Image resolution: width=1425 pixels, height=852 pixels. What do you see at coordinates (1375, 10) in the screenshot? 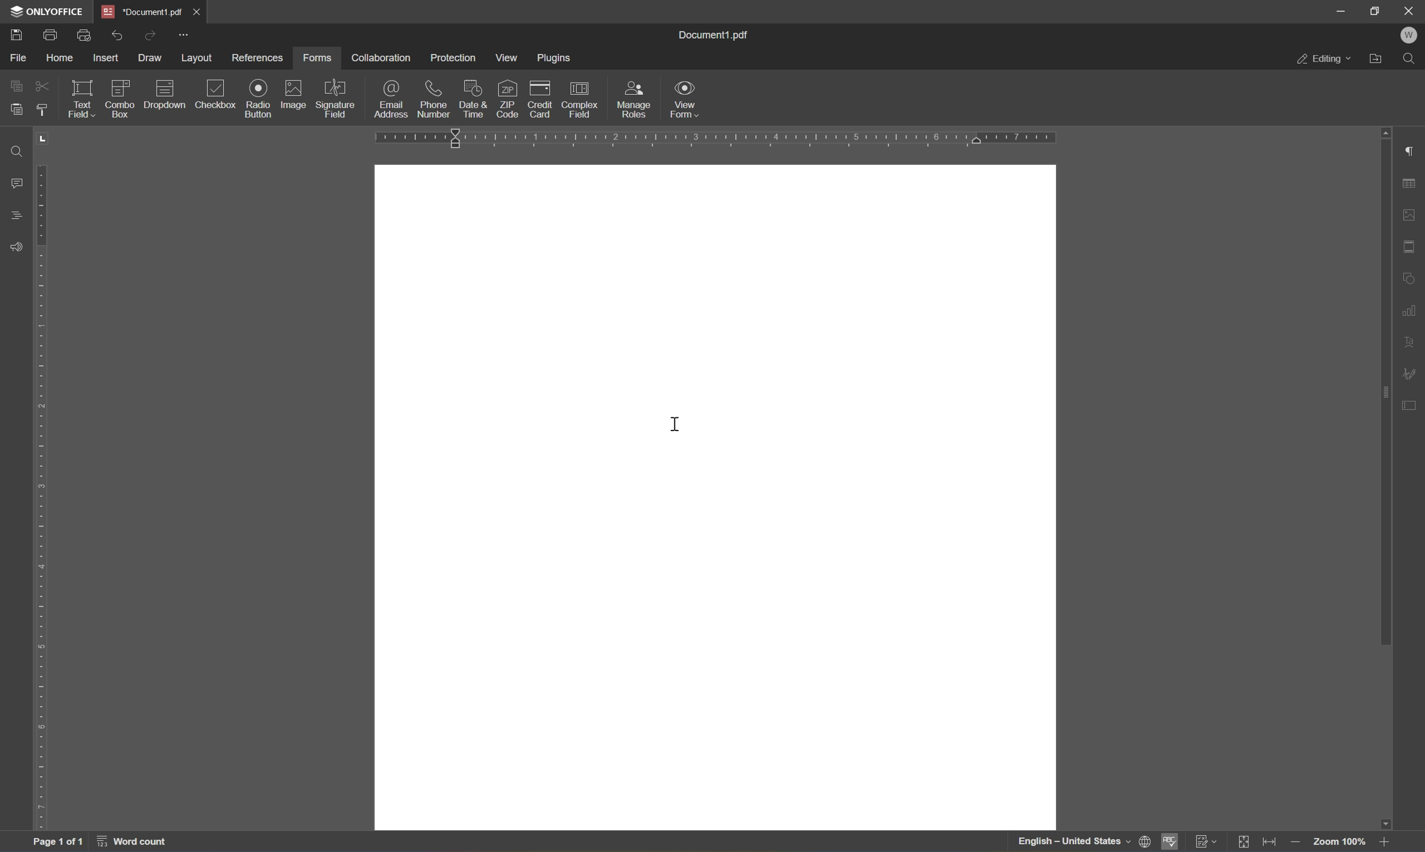
I see `restore down` at bounding box center [1375, 10].